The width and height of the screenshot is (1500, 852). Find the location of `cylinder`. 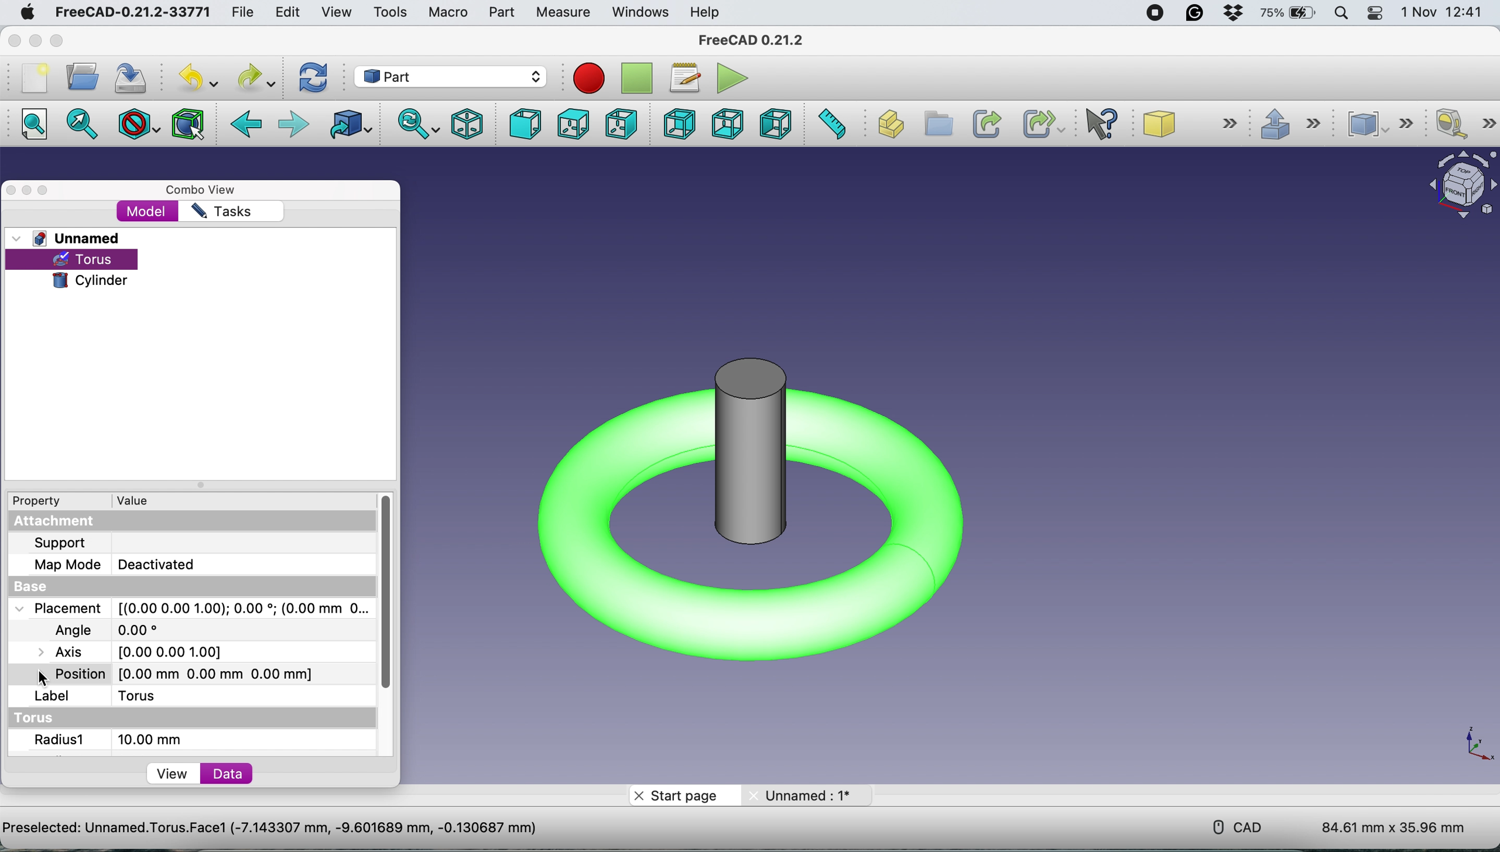

cylinder is located at coordinates (90, 279).